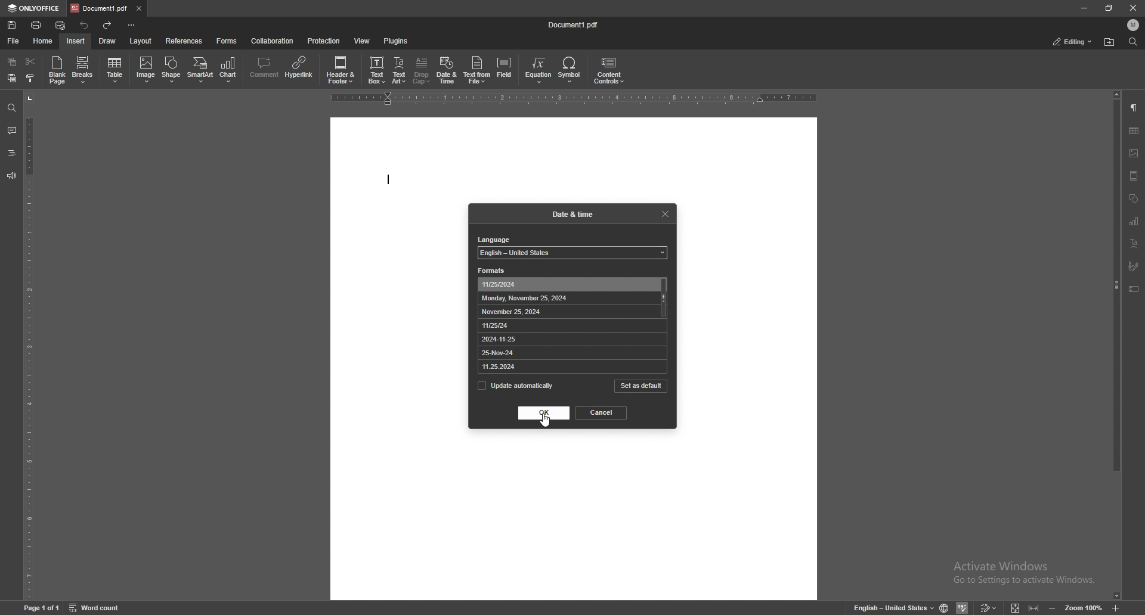  What do you see at coordinates (12, 77) in the screenshot?
I see `paste` at bounding box center [12, 77].